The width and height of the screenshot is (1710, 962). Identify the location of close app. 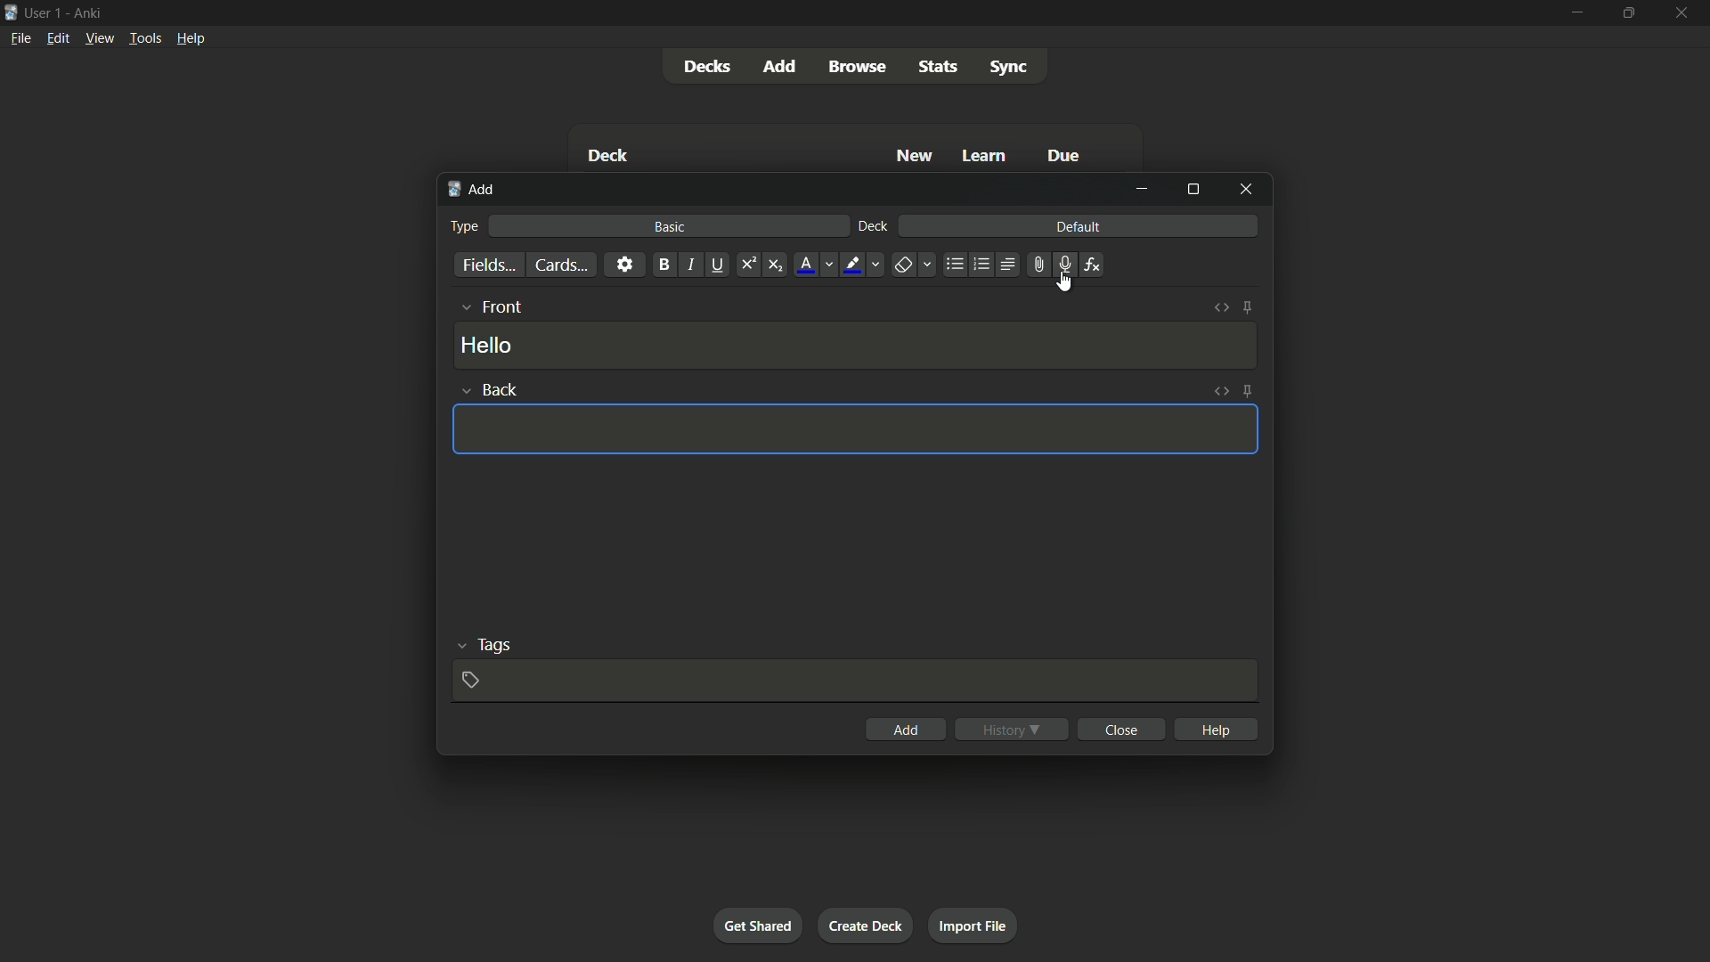
(1687, 14).